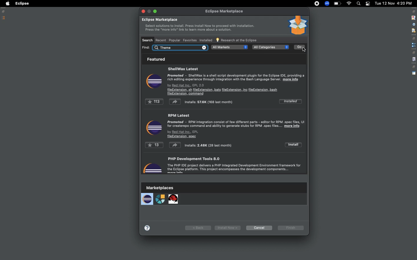 This screenshot has height=260, width=417. Describe the element at coordinates (317, 4) in the screenshot. I see `Recording` at that location.